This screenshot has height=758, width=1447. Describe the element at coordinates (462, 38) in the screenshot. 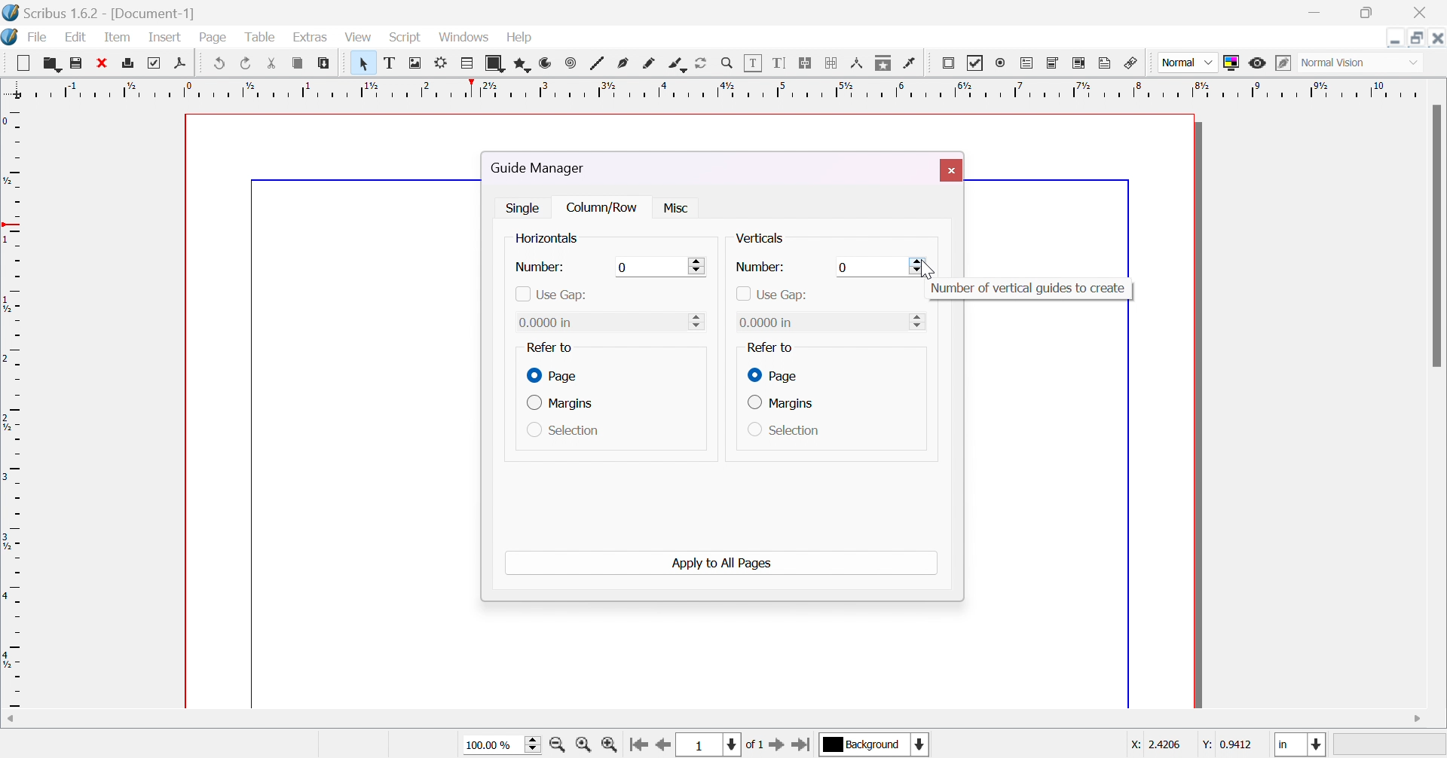

I see `windows` at that location.